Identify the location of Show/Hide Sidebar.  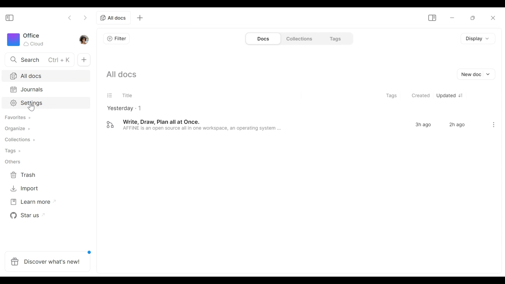
(10, 18).